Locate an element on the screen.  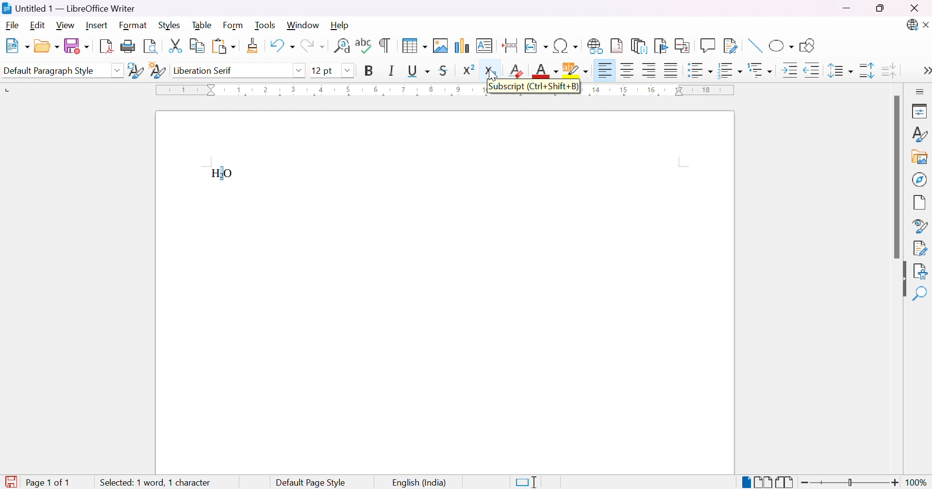
 is located at coordinates (385, 46).